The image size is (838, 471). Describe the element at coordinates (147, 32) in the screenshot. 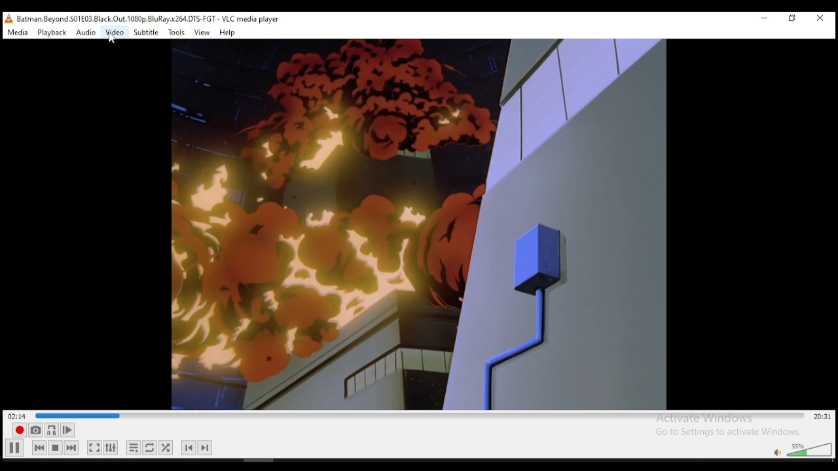

I see `subtitle` at that location.